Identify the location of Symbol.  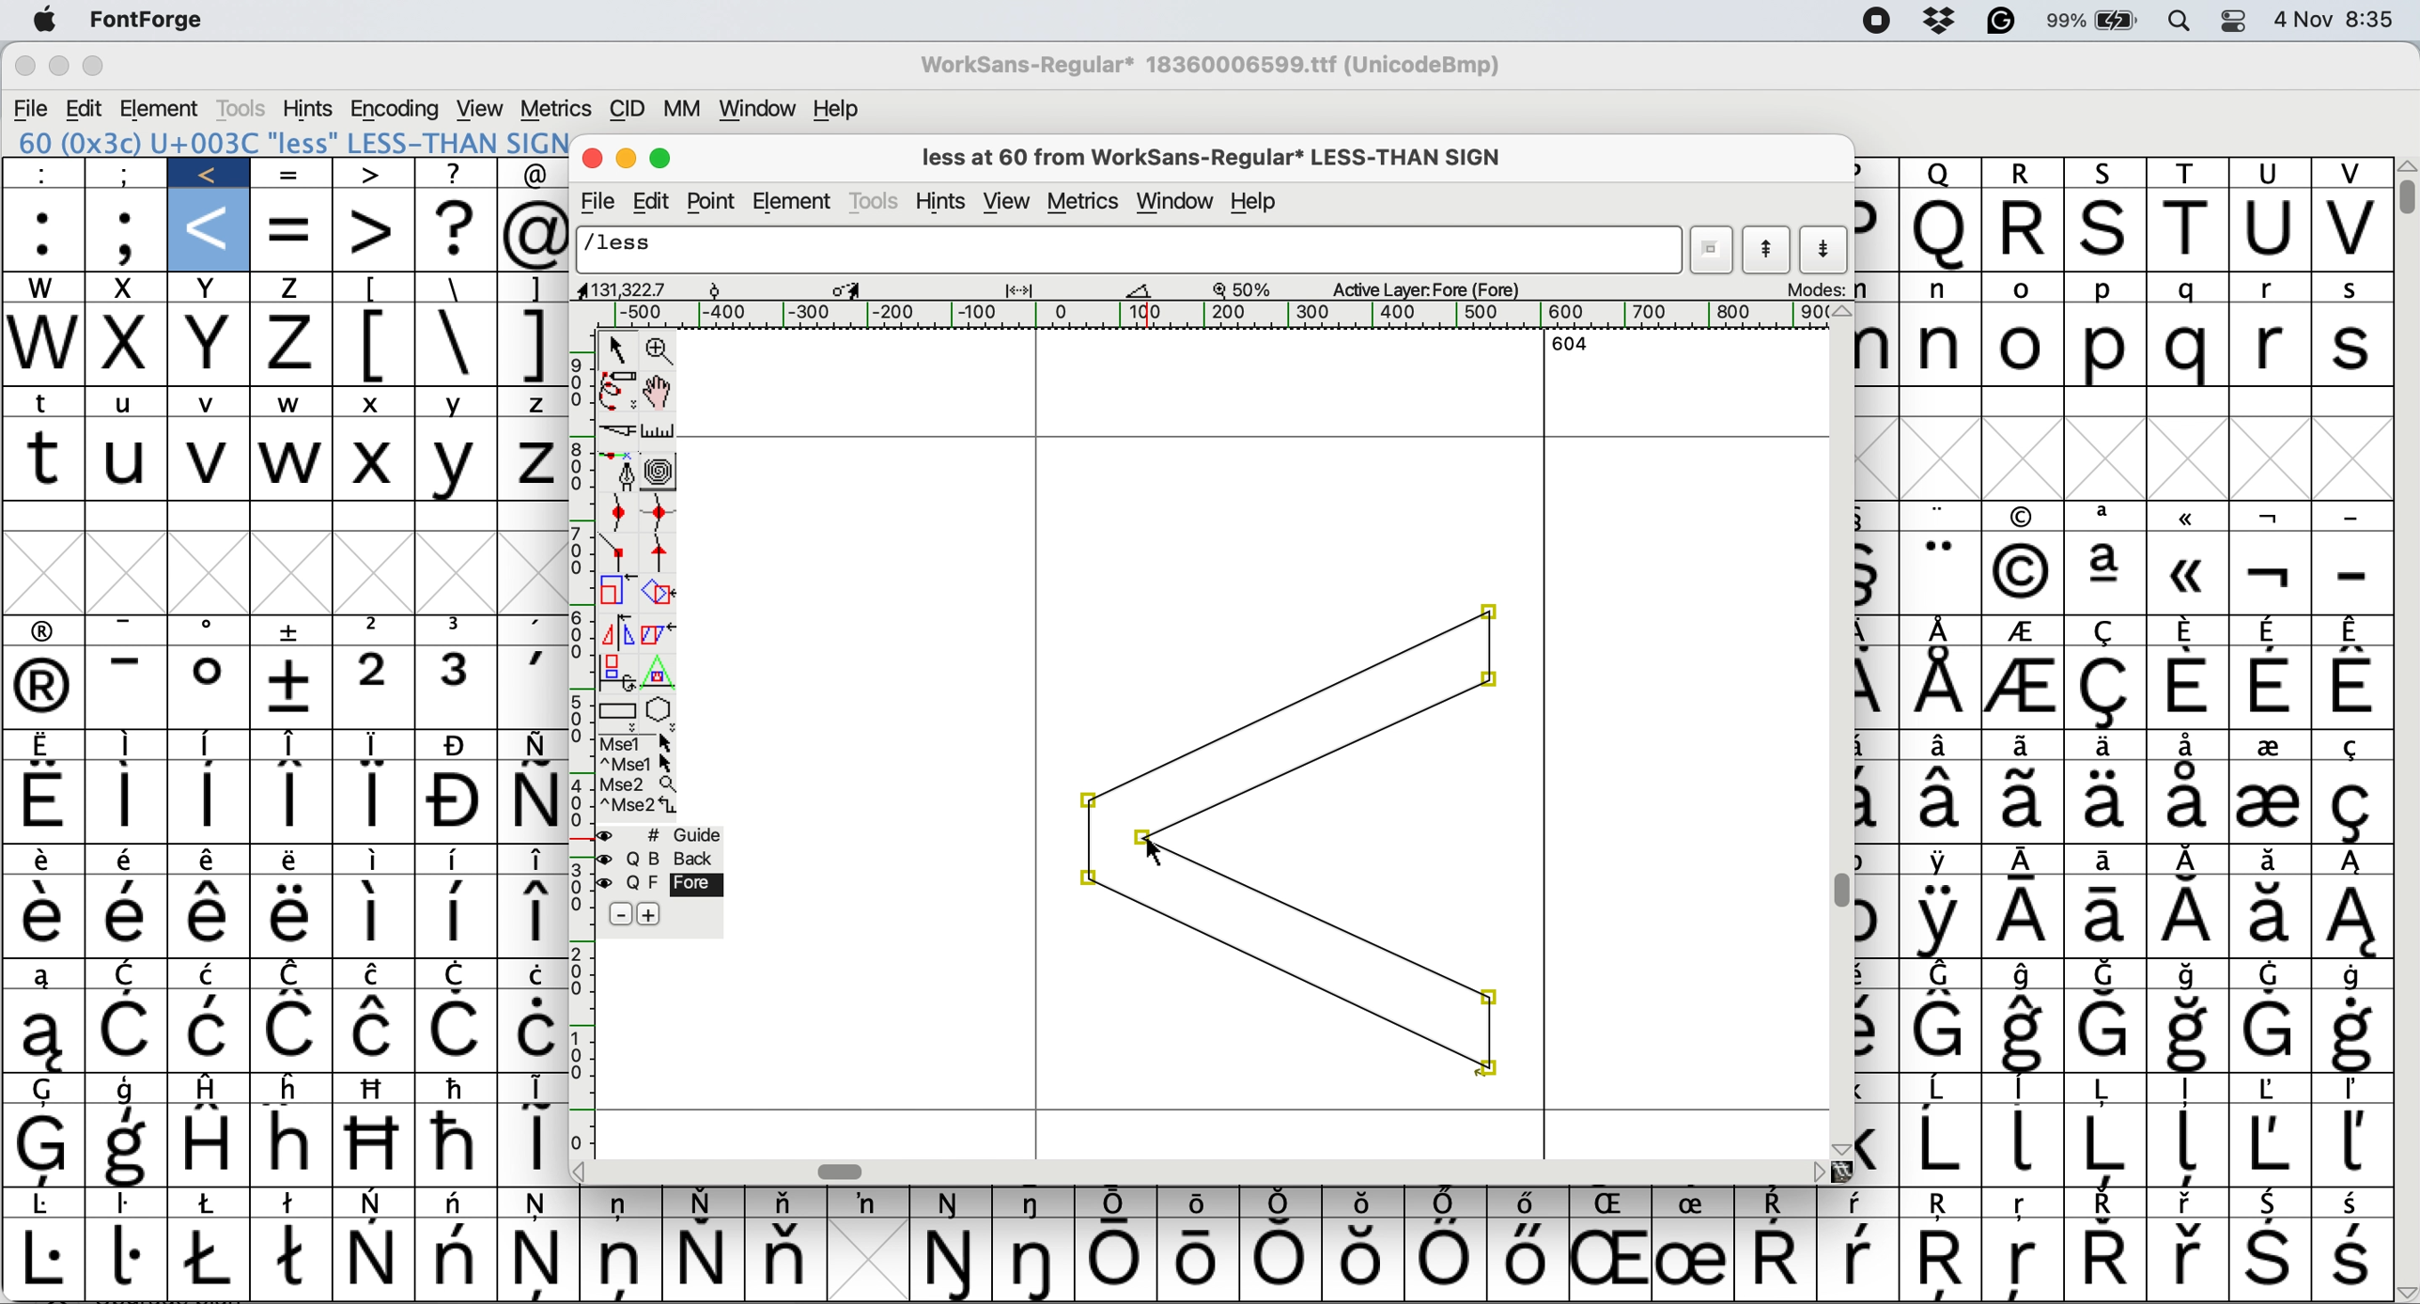
(2350, 689).